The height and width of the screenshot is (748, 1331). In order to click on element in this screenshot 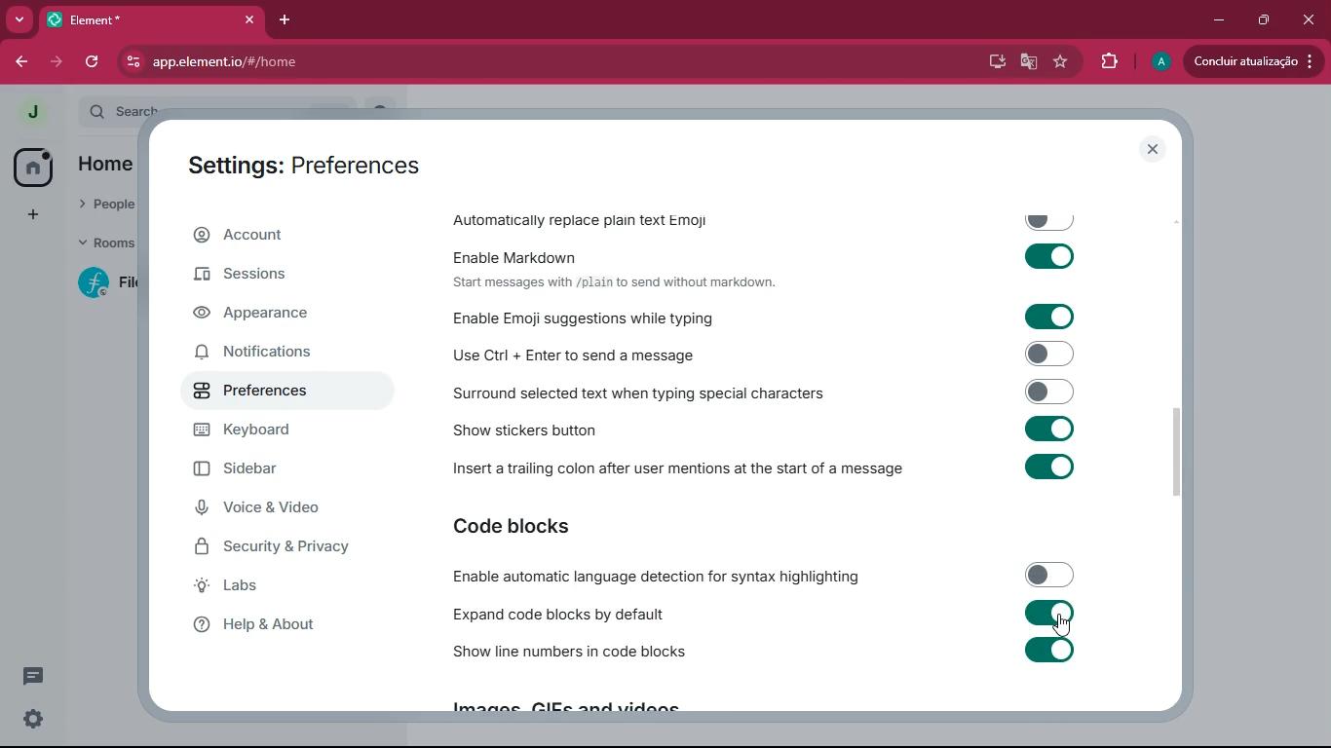, I will do `click(151, 18)`.